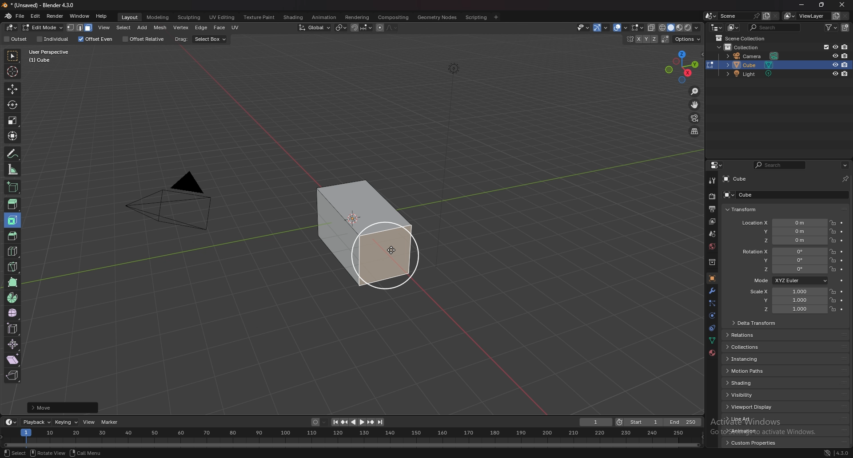  What do you see at coordinates (752, 74) in the screenshot?
I see `light` at bounding box center [752, 74].